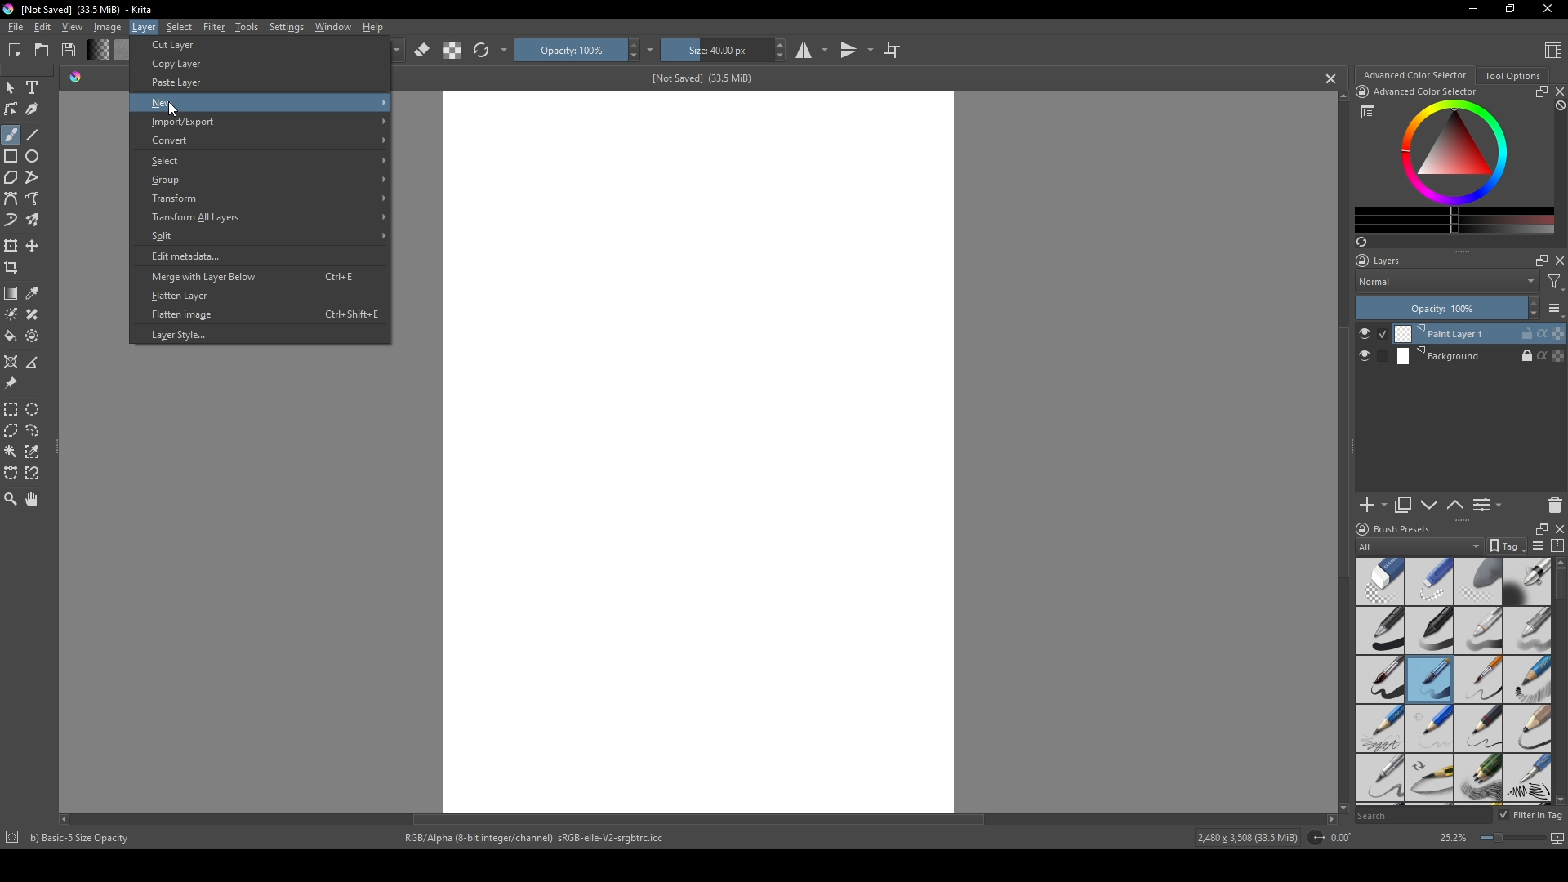  I want to click on pencil, so click(1430, 779).